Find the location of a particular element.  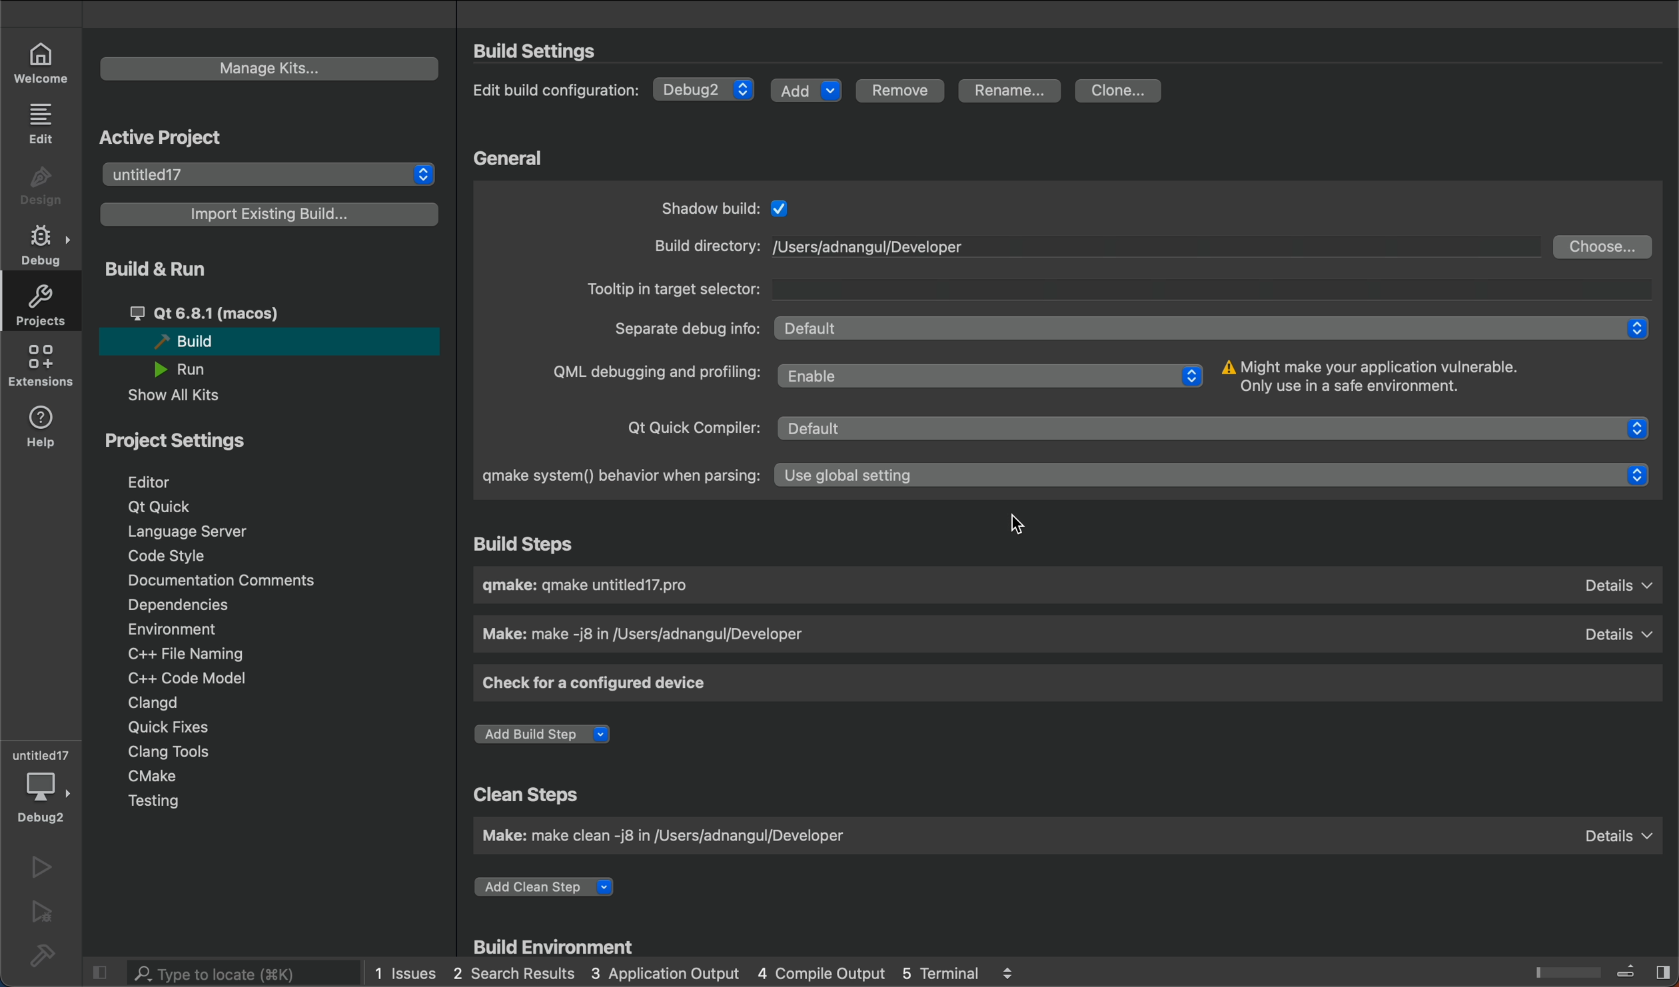

Enable is located at coordinates (1213, 326).